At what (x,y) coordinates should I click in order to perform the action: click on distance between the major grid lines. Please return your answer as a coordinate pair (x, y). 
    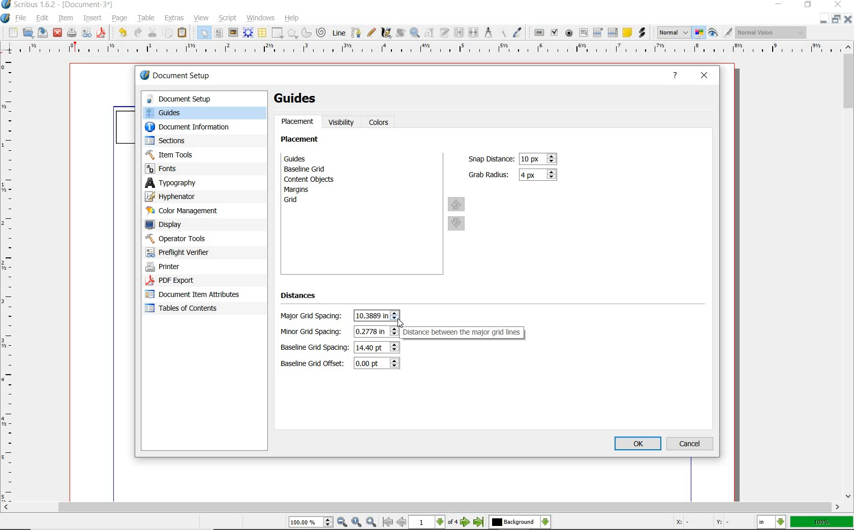
    Looking at the image, I should click on (466, 333).